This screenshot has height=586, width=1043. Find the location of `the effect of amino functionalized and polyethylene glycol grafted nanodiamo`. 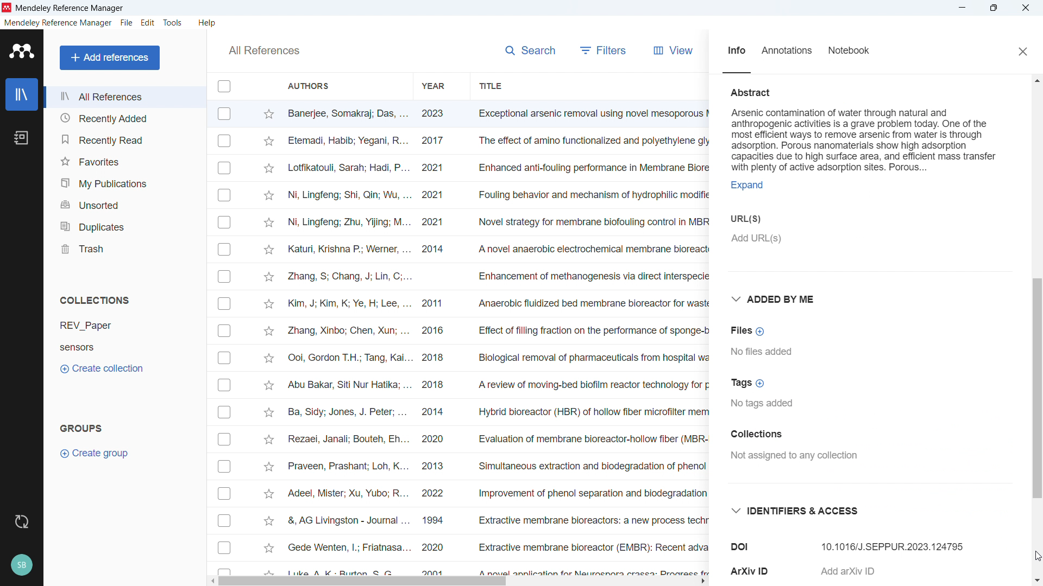

the effect of amino functionalized and polyethylene glycol grafted nanodiamo is located at coordinates (592, 143).